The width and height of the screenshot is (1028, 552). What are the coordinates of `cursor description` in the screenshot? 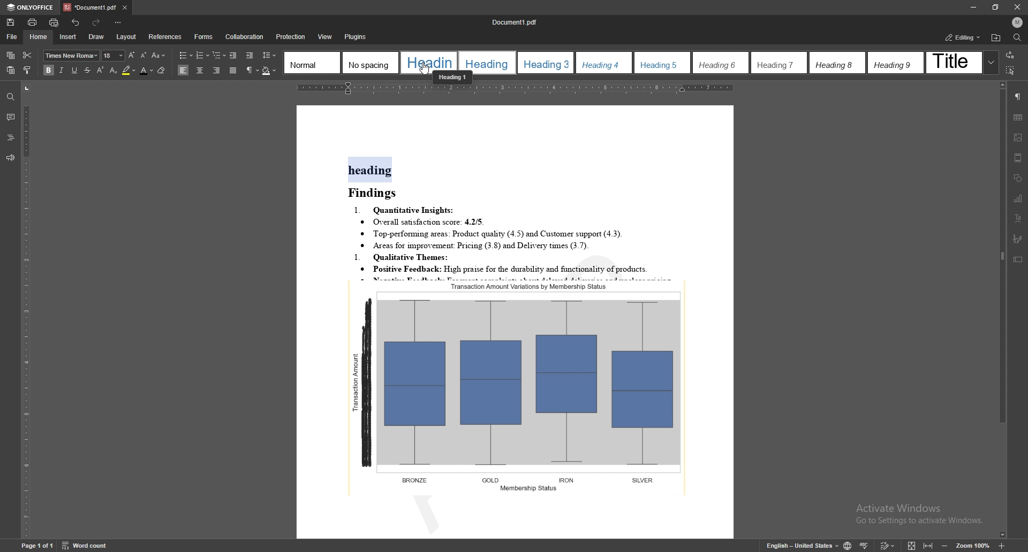 It's located at (452, 78).